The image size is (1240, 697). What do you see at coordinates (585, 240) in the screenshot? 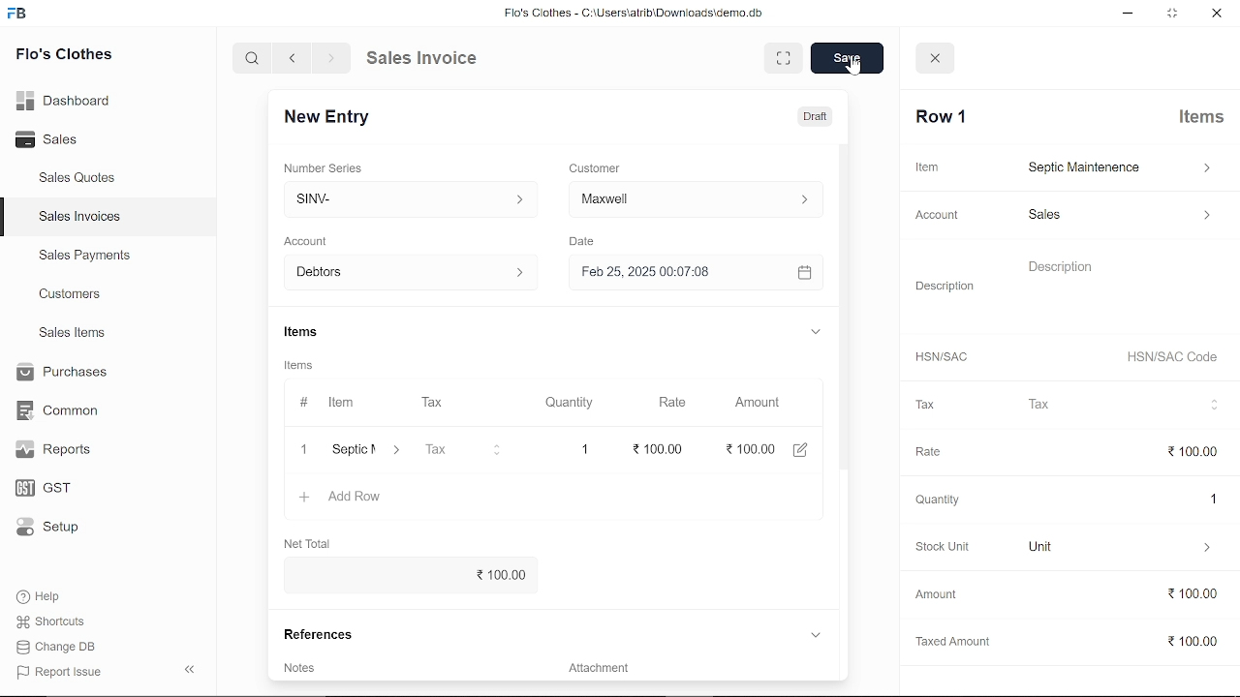
I see `Date` at bounding box center [585, 240].